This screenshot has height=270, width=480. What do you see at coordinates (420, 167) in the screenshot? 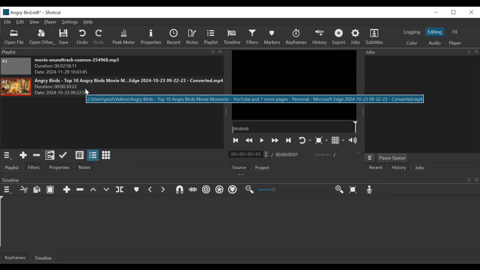
I see `Jobs` at bounding box center [420, 167].